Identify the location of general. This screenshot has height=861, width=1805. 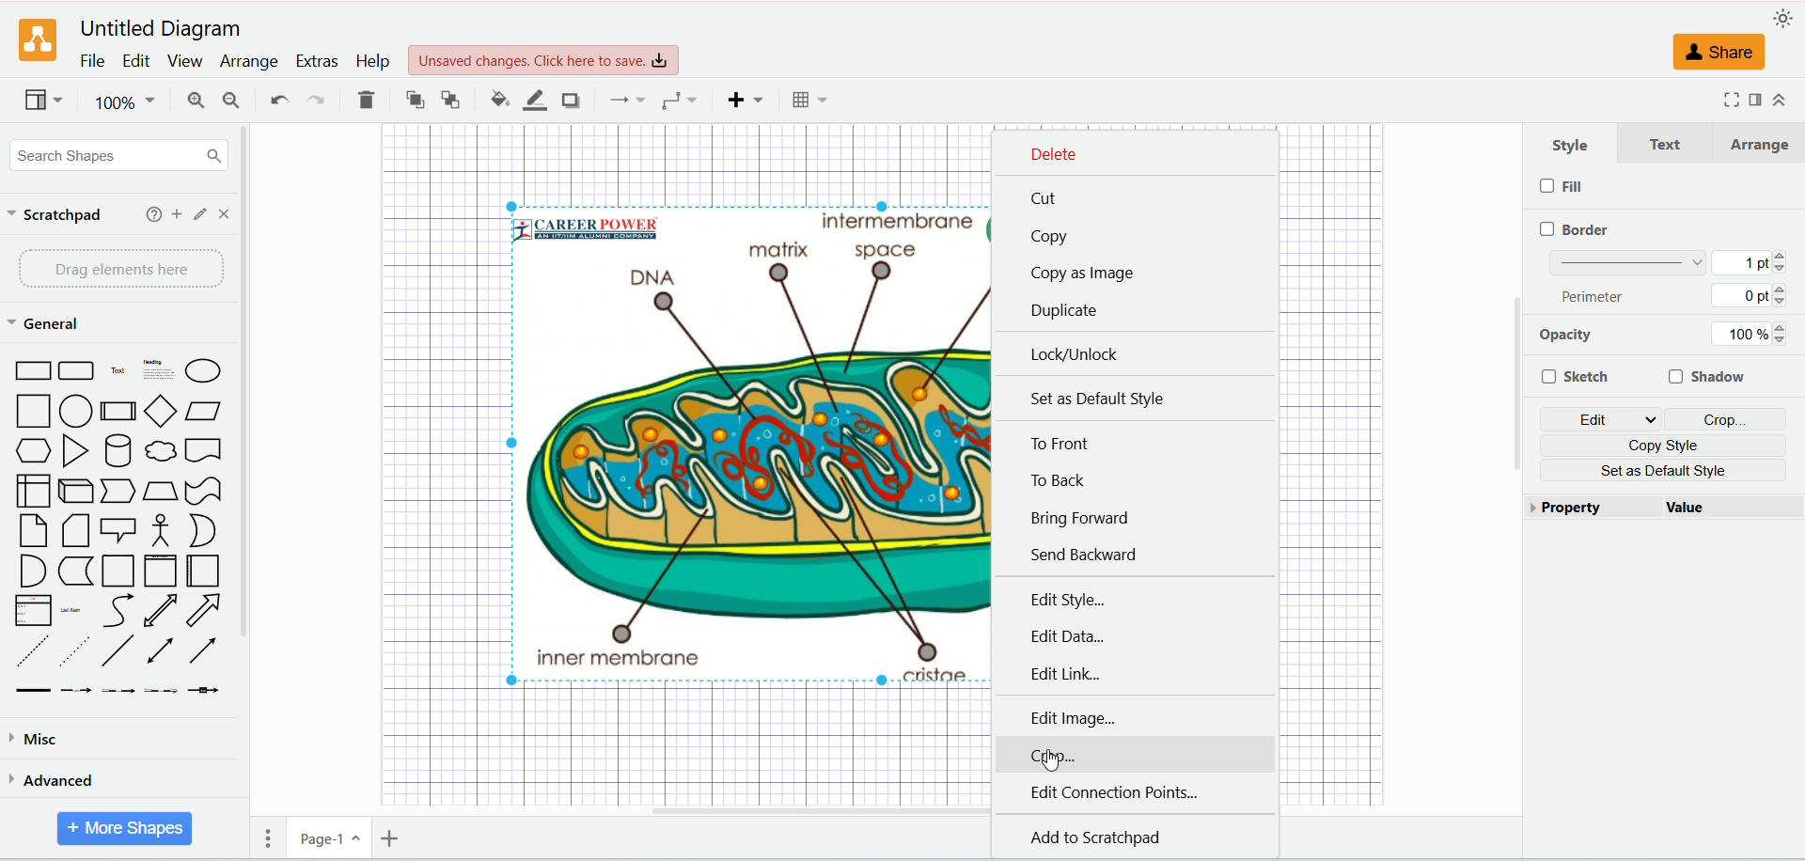
(48, 326).